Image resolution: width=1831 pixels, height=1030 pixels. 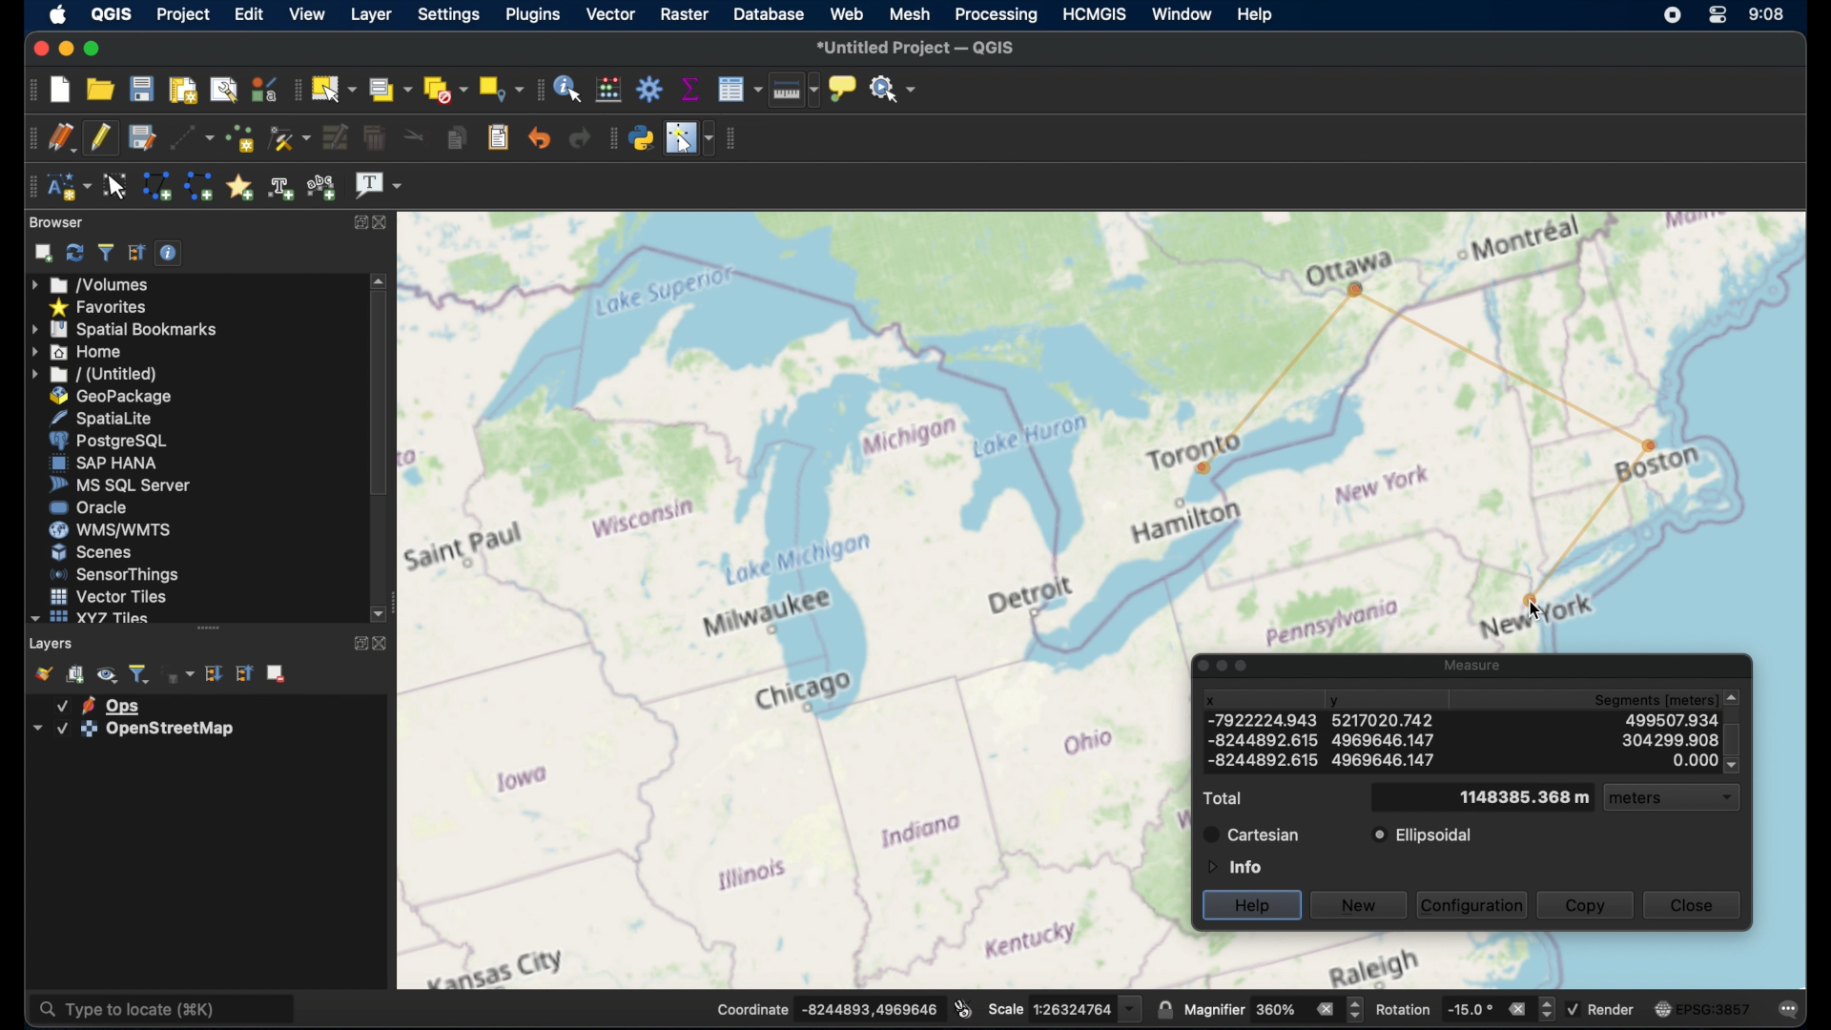 What do you see at coordinates (381, 646) in the screenshot?
I see `close` at bounding box center [381, 646].